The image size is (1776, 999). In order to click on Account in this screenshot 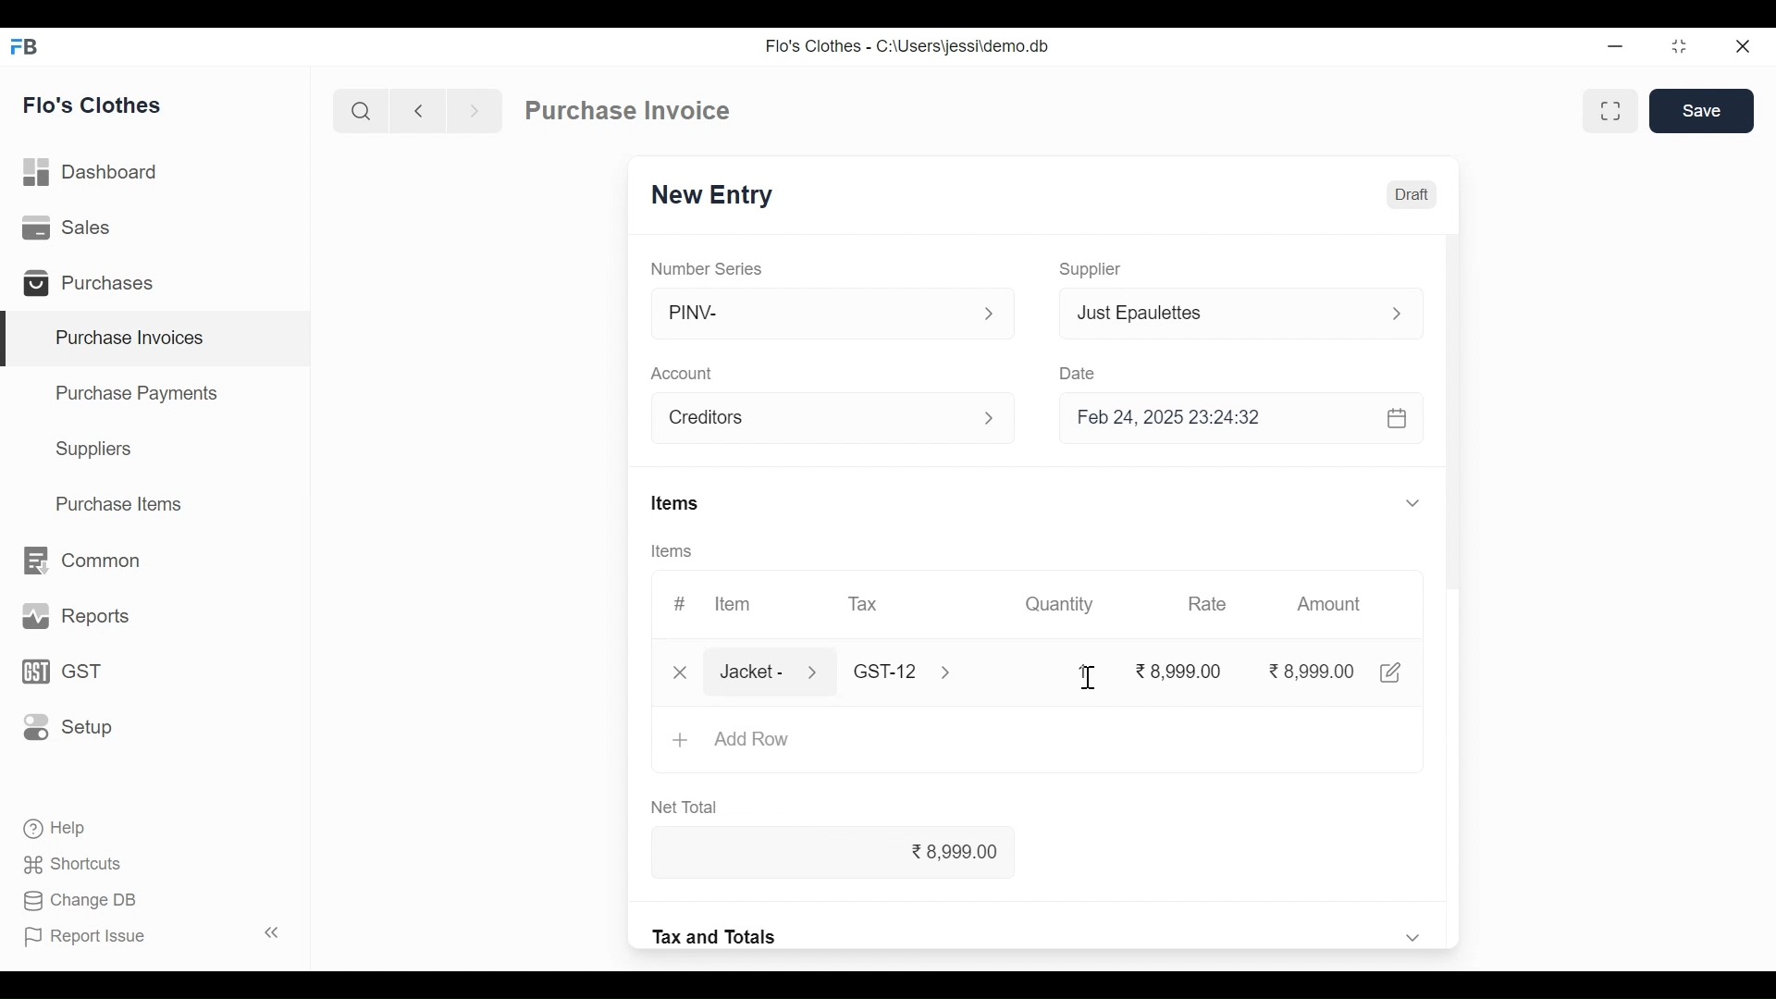, I will do `click(684, 374)`.